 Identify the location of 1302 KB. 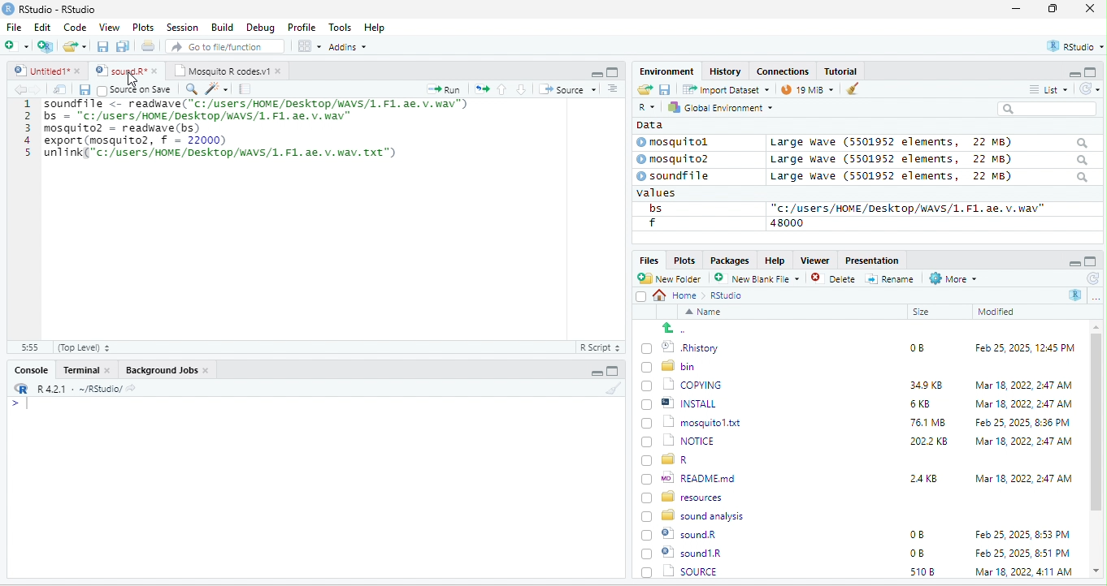
(931, 571).